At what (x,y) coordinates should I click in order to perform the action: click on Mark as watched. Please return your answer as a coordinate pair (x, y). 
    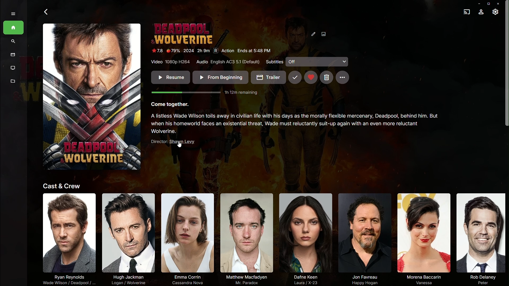
    Looking at the image, I should click on (295, 77).